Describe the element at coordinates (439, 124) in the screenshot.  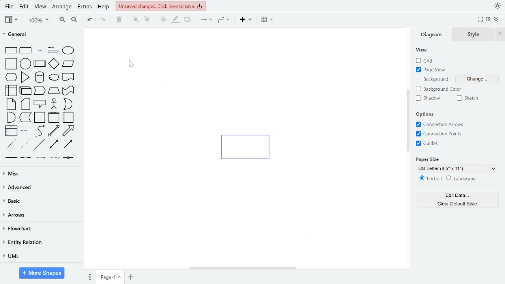
I see `connection arrow` at that location.